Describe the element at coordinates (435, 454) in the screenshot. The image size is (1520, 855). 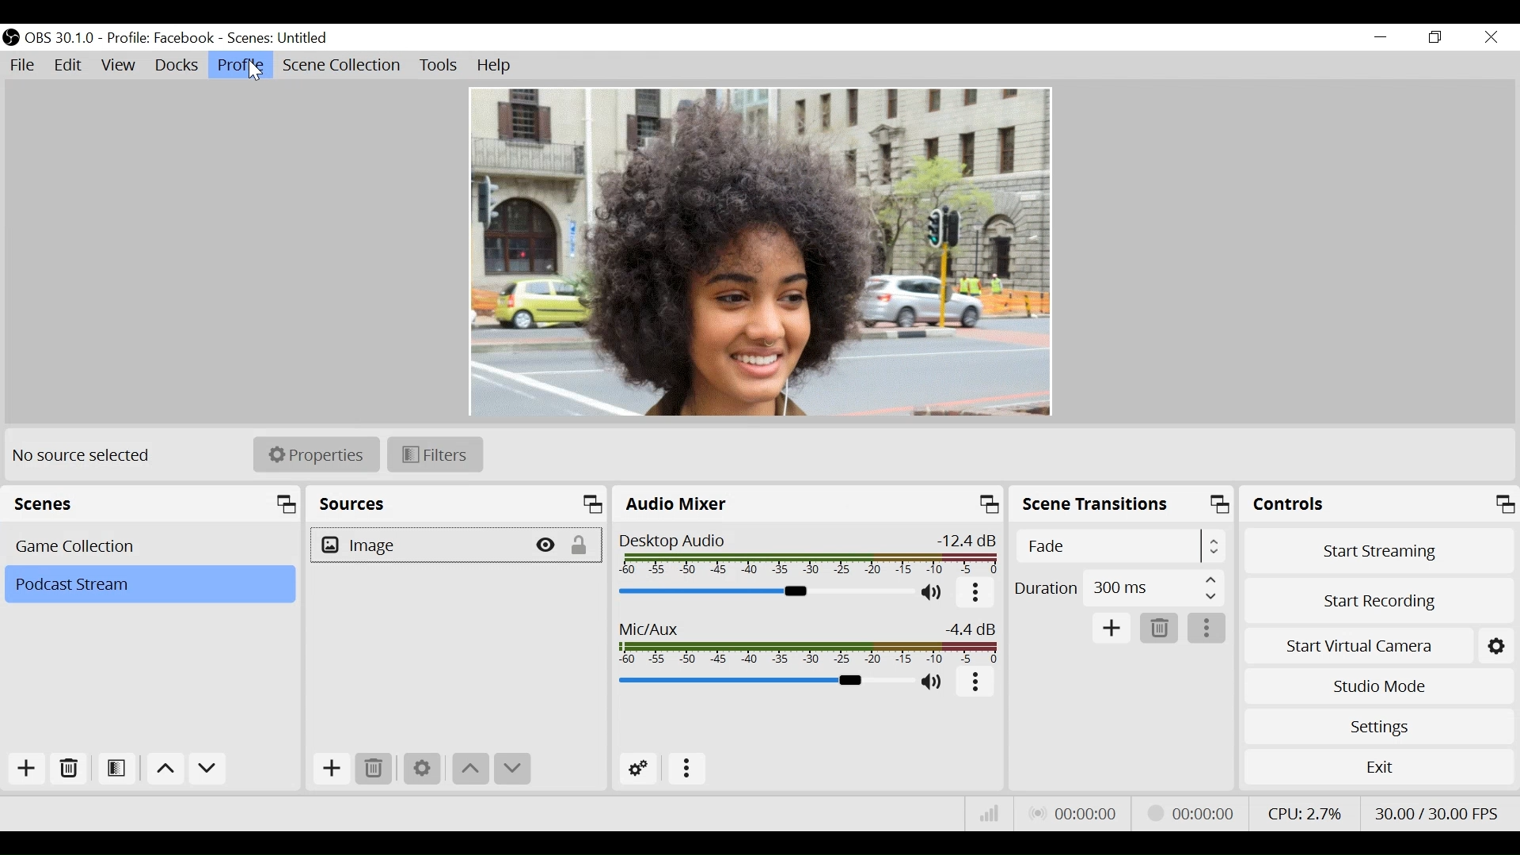
I see `Filters` at that location.